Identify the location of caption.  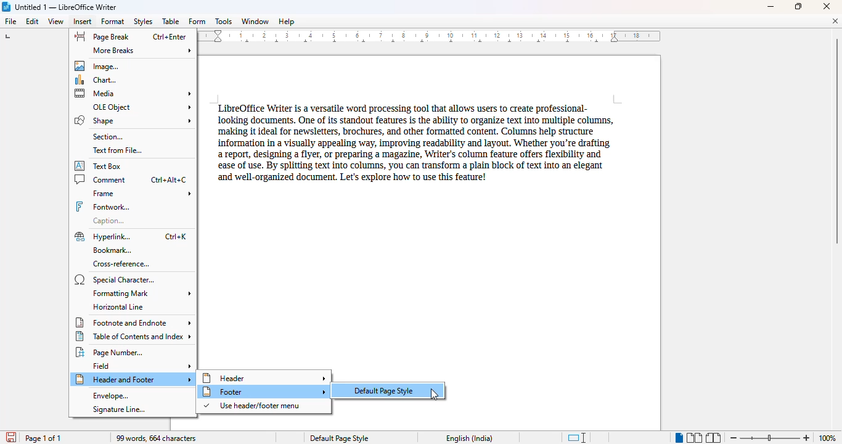
(112, 220).